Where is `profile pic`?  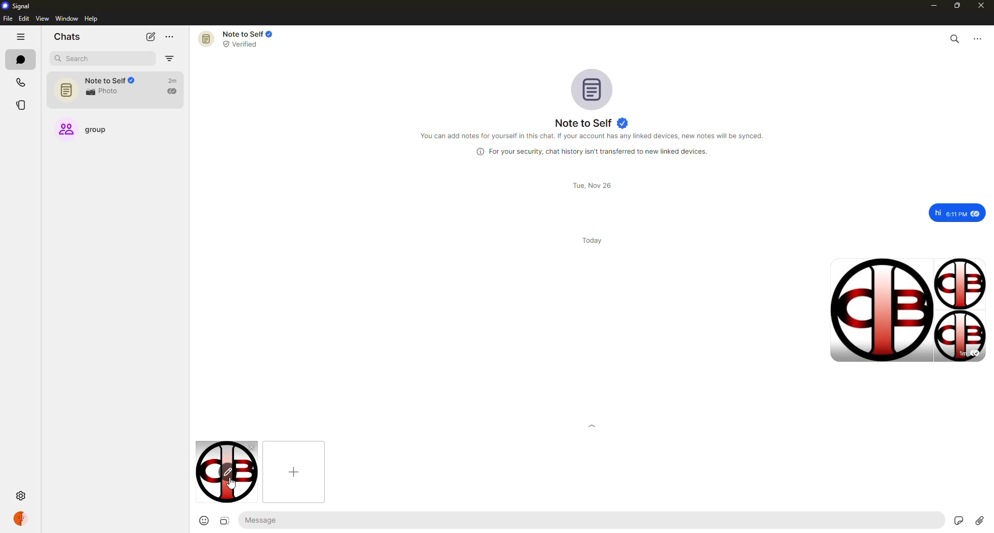
profile pic is located at coordinates (594, 88).